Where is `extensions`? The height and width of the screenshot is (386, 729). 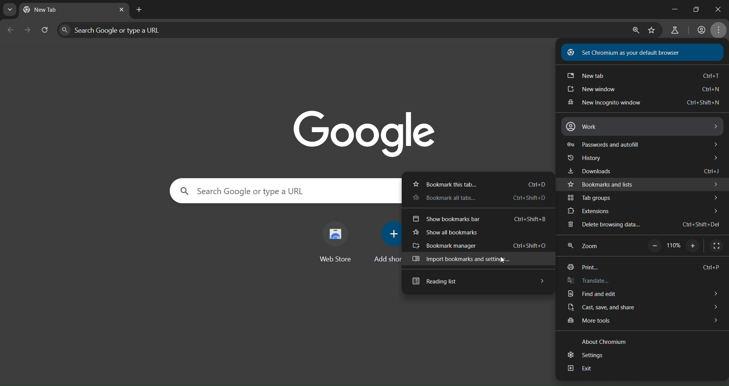 extensions is located at coordinates (643, 210).